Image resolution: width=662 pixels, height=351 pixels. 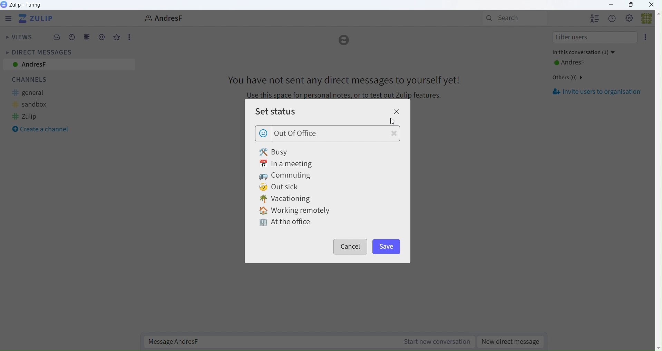 What do you see at coordinates (513, 18) in the screenshot?
I see `Search` at bounding box center [513, 18].